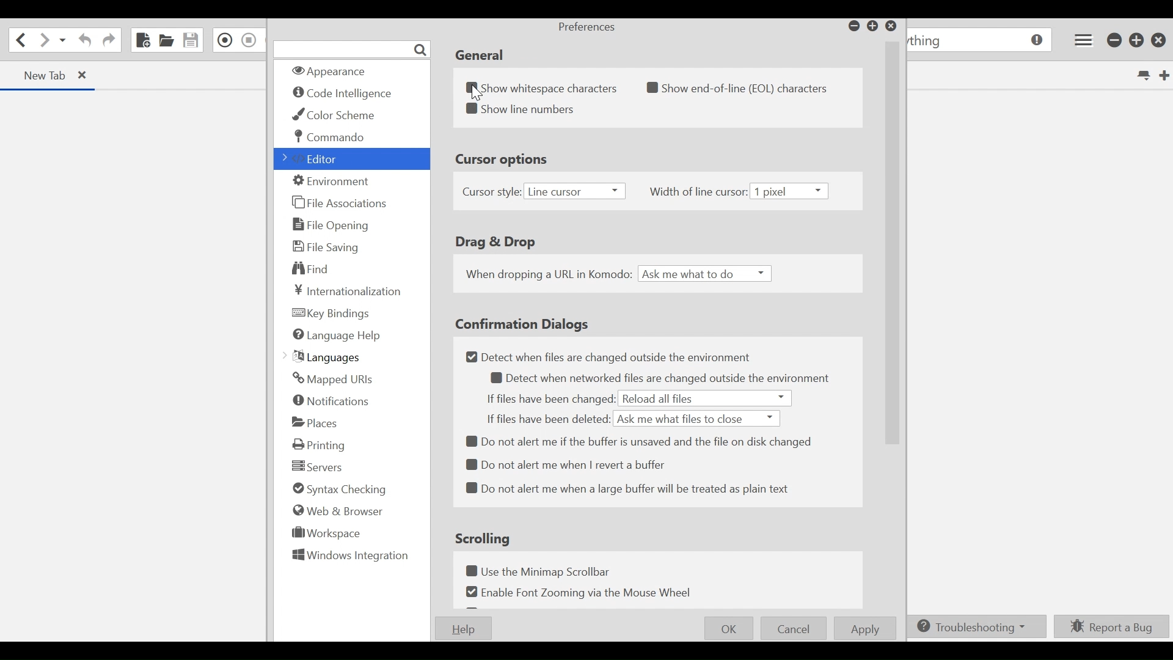 Image resolution: width=1173 pixels, height=660 pixels. I want to click on  If files have been deleted:, so click(546, 419).